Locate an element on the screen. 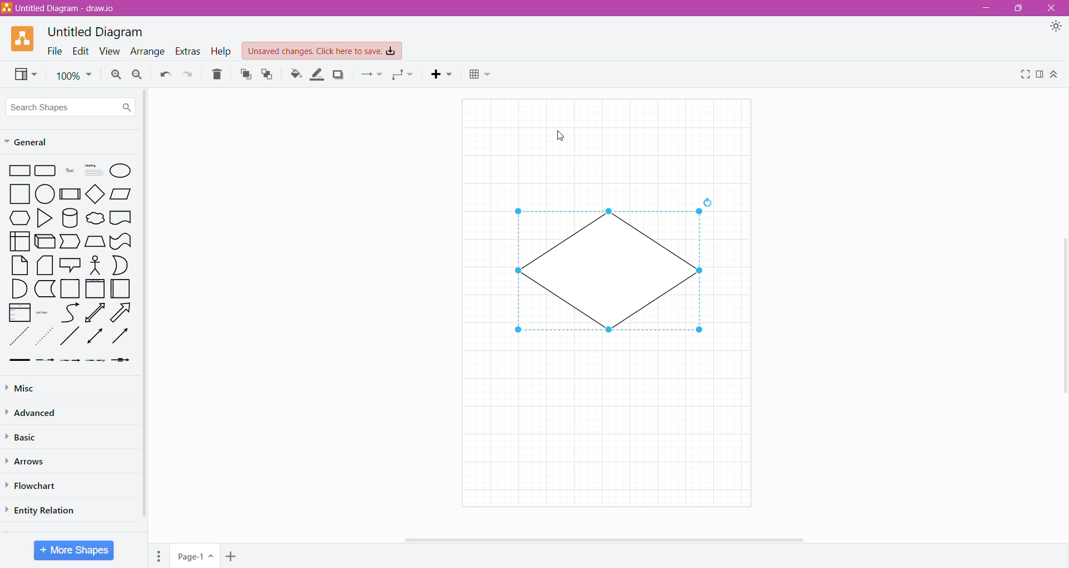  Restore Down is located at coordinates (1021, 8).